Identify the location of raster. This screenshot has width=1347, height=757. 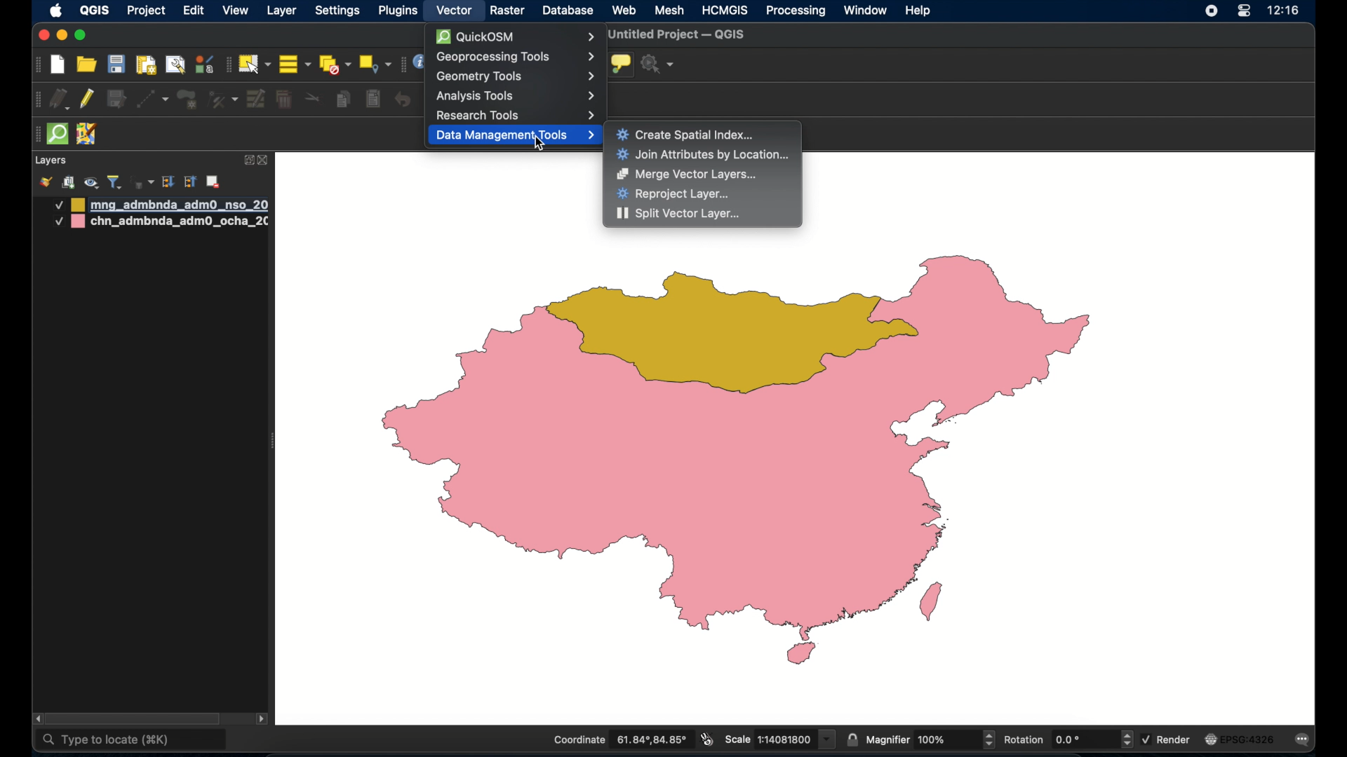
(507, 11).